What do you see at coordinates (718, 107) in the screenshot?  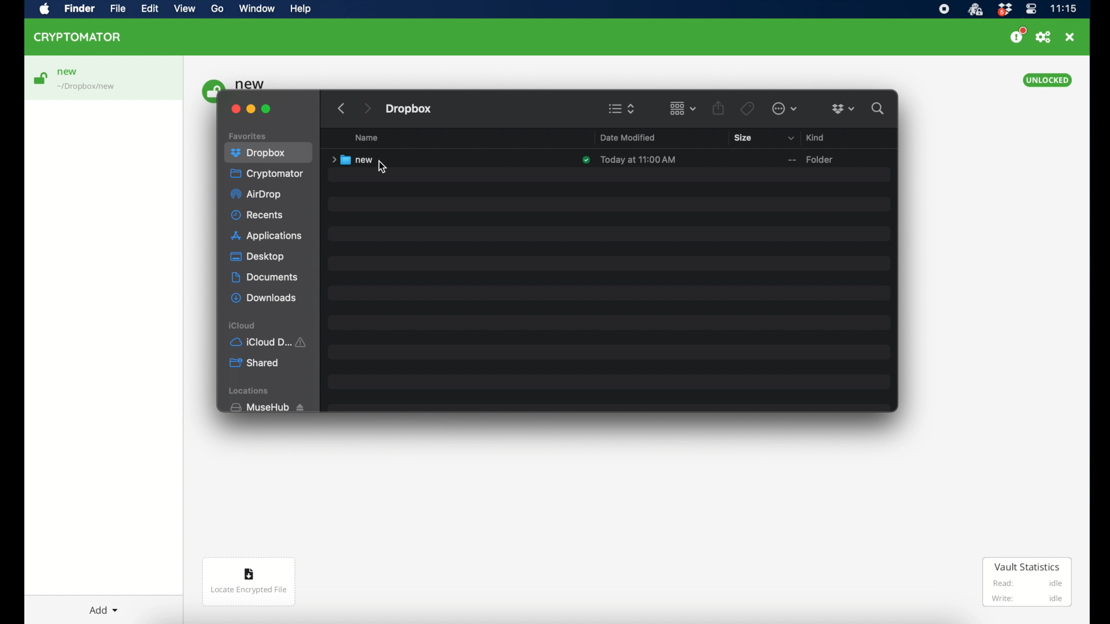 I see `share` at bounding box center [718, 107].